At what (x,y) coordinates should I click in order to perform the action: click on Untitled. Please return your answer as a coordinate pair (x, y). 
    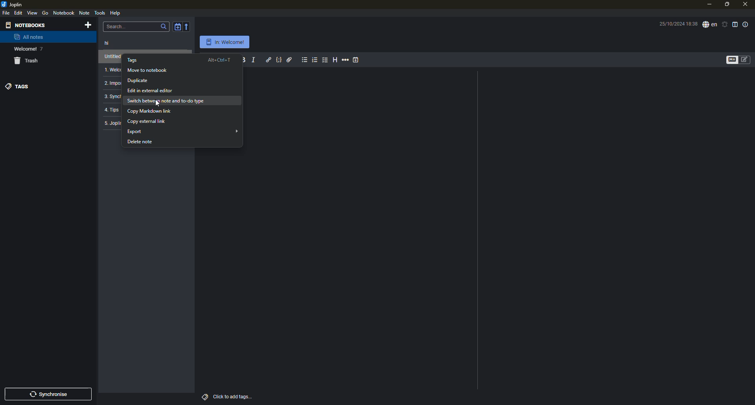
    Looking at the image, I should click on (110, 56).